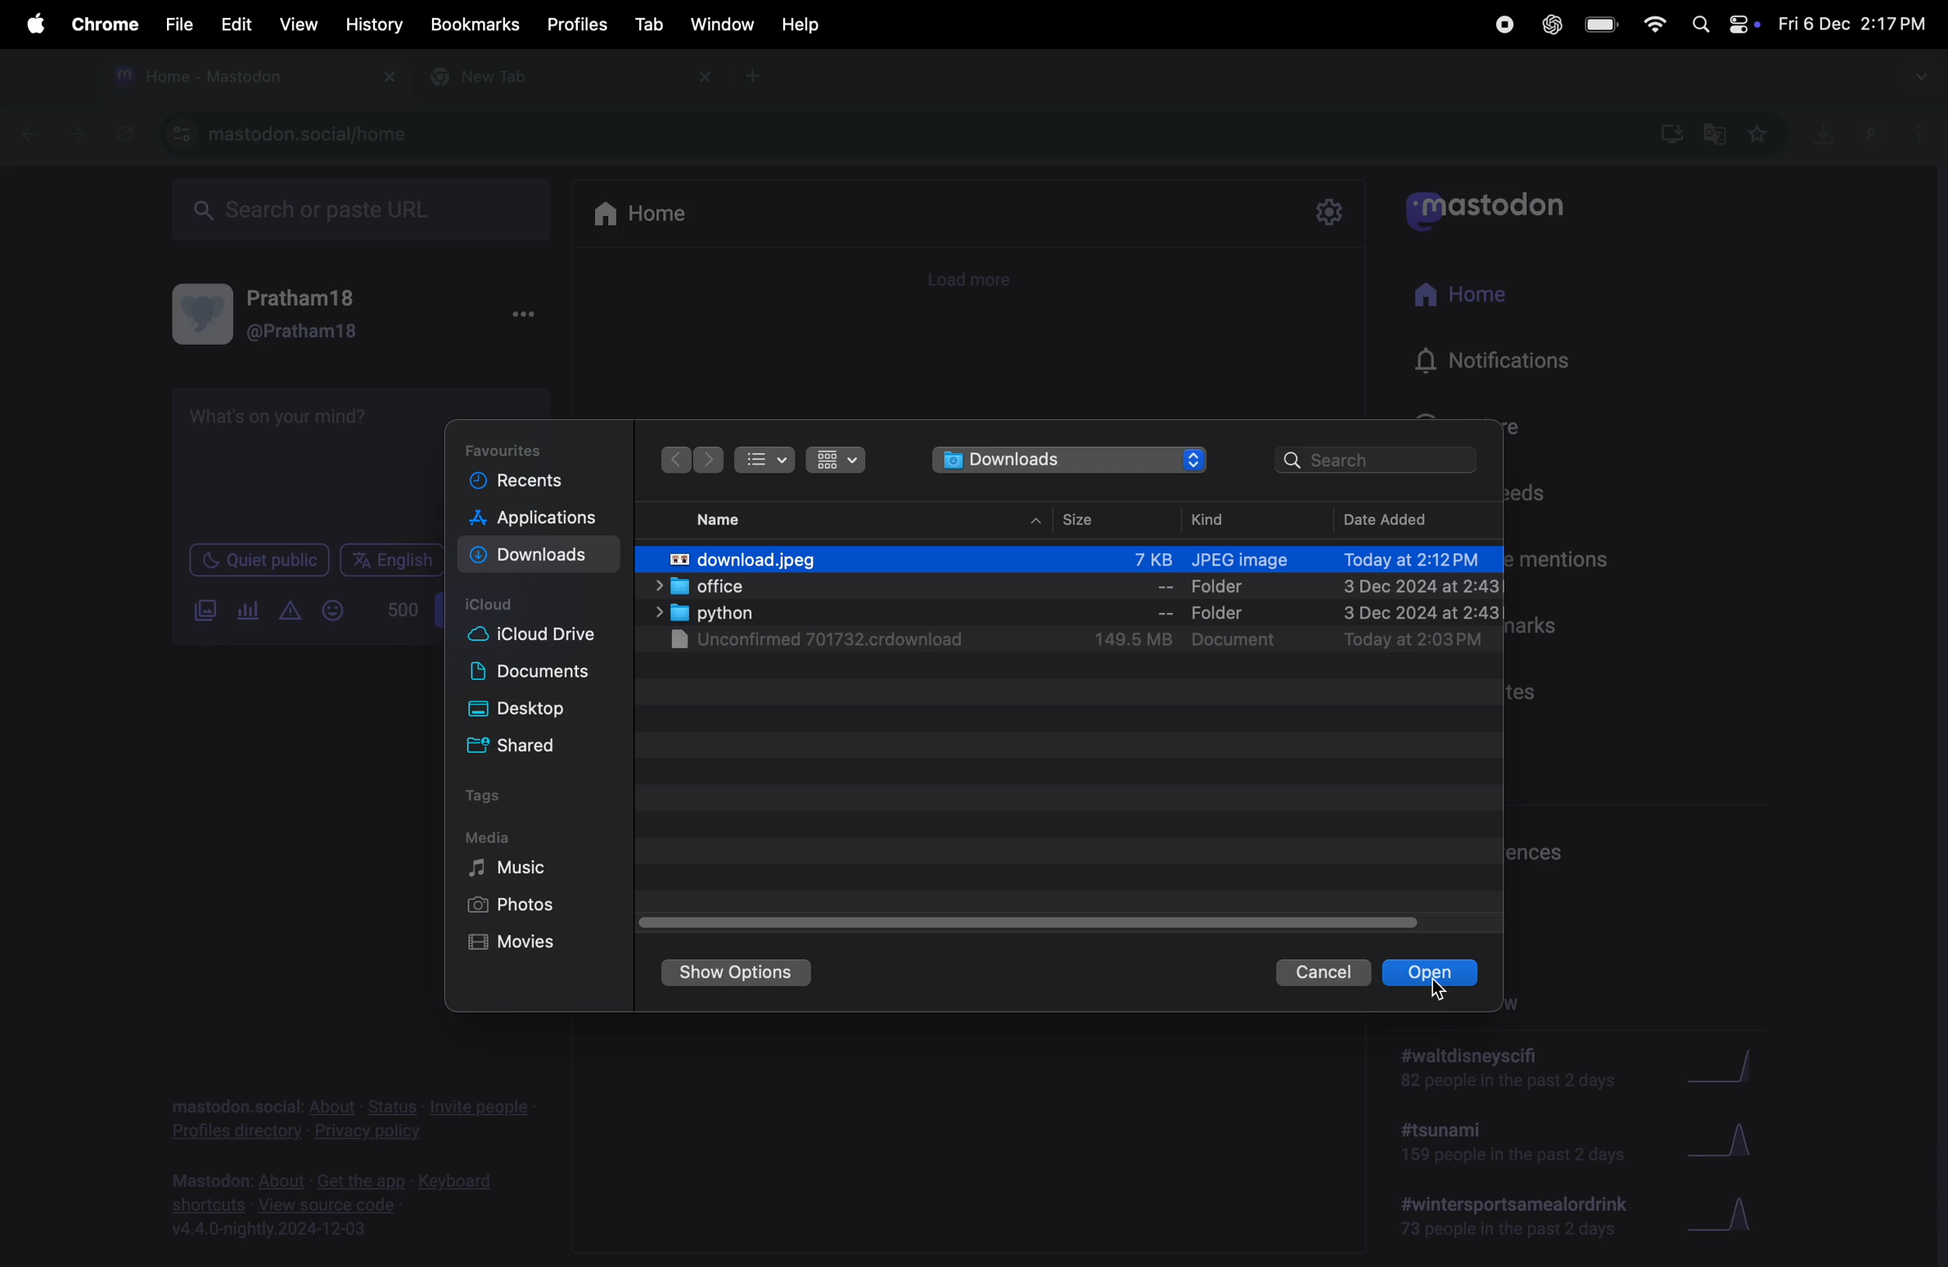 Image resolution: width=1948 pixels, height=1267 pixels. What do you see at coordinates (524, 710) in the screenshot?
I see `desktop` at bounding box center [524, 710].